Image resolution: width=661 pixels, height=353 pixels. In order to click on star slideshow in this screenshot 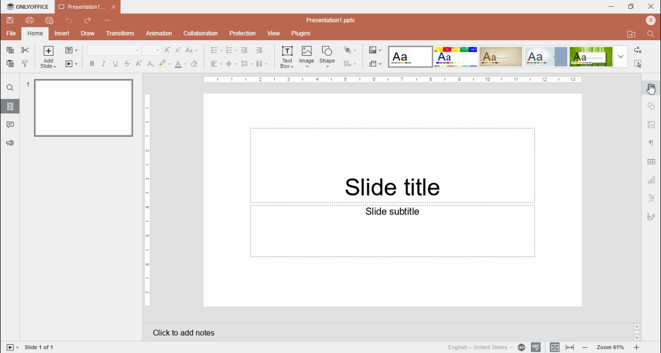, I will do `click(72, 64)`.